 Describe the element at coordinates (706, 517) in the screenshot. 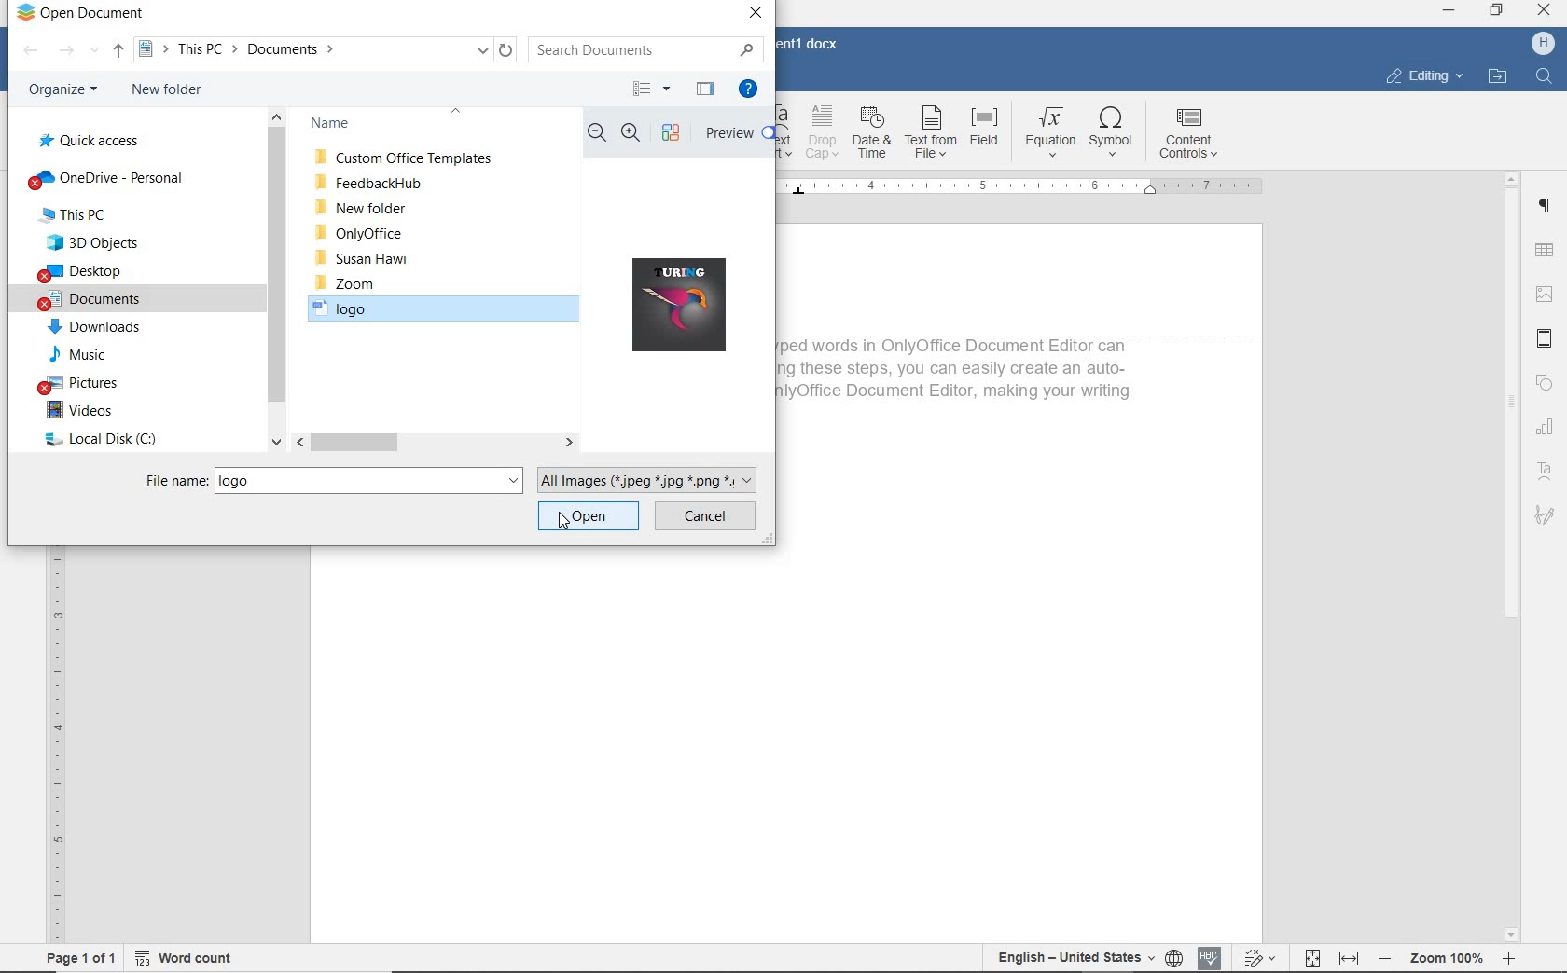

I see `CANCEL` at that location.